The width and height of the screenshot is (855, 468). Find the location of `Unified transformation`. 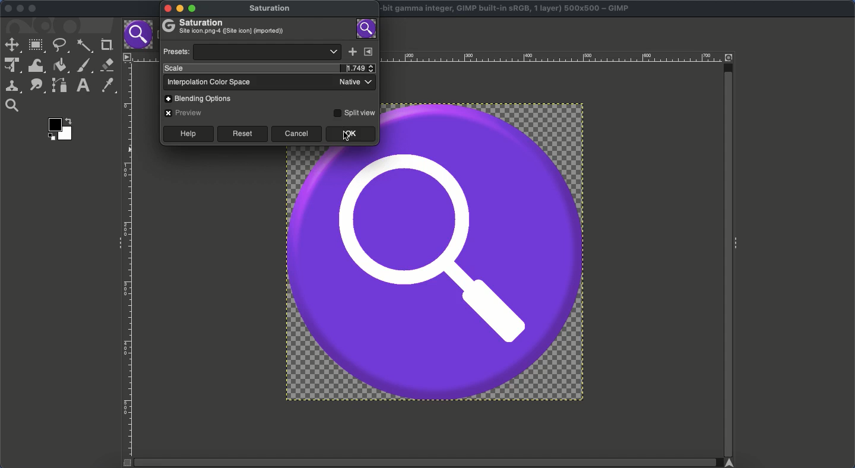

Unified transformation is located at coordinates (10, 66).